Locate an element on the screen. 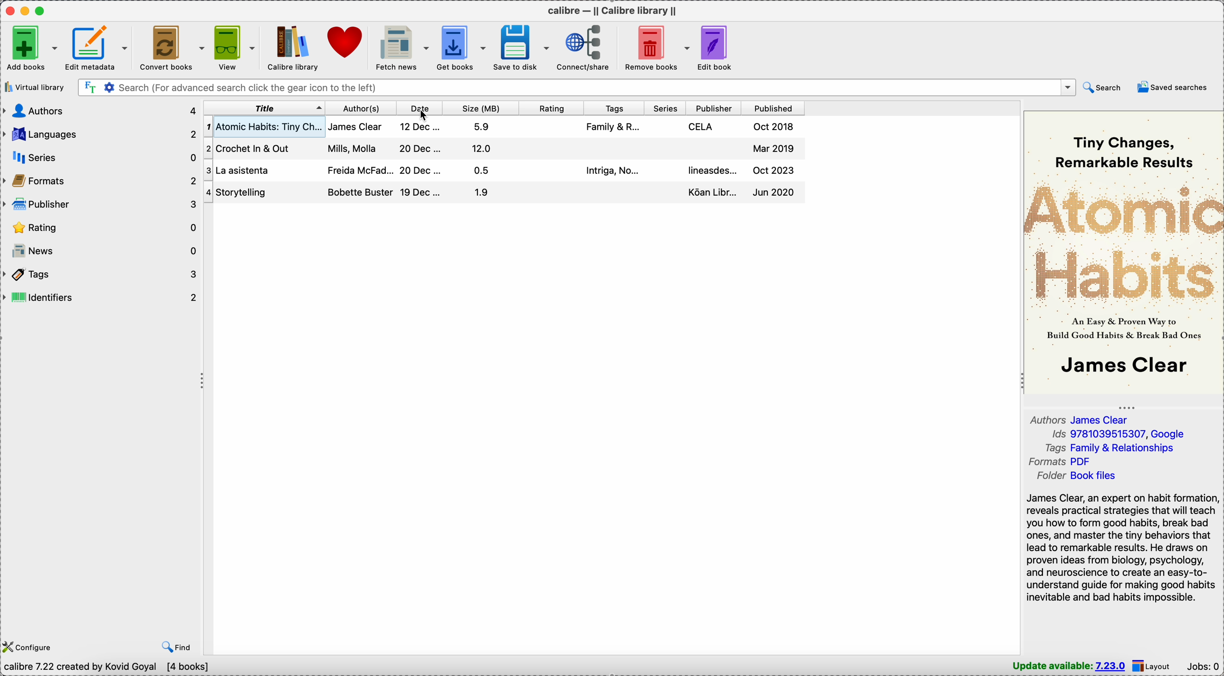 This screenshot has width=1224, height=676. published is located at coordinates (773, 109).